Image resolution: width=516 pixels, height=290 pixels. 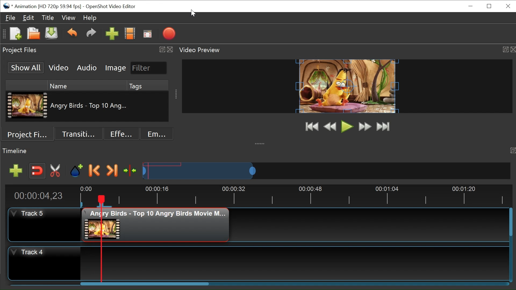 I want to click on Clip, so click(x=28, y=105).